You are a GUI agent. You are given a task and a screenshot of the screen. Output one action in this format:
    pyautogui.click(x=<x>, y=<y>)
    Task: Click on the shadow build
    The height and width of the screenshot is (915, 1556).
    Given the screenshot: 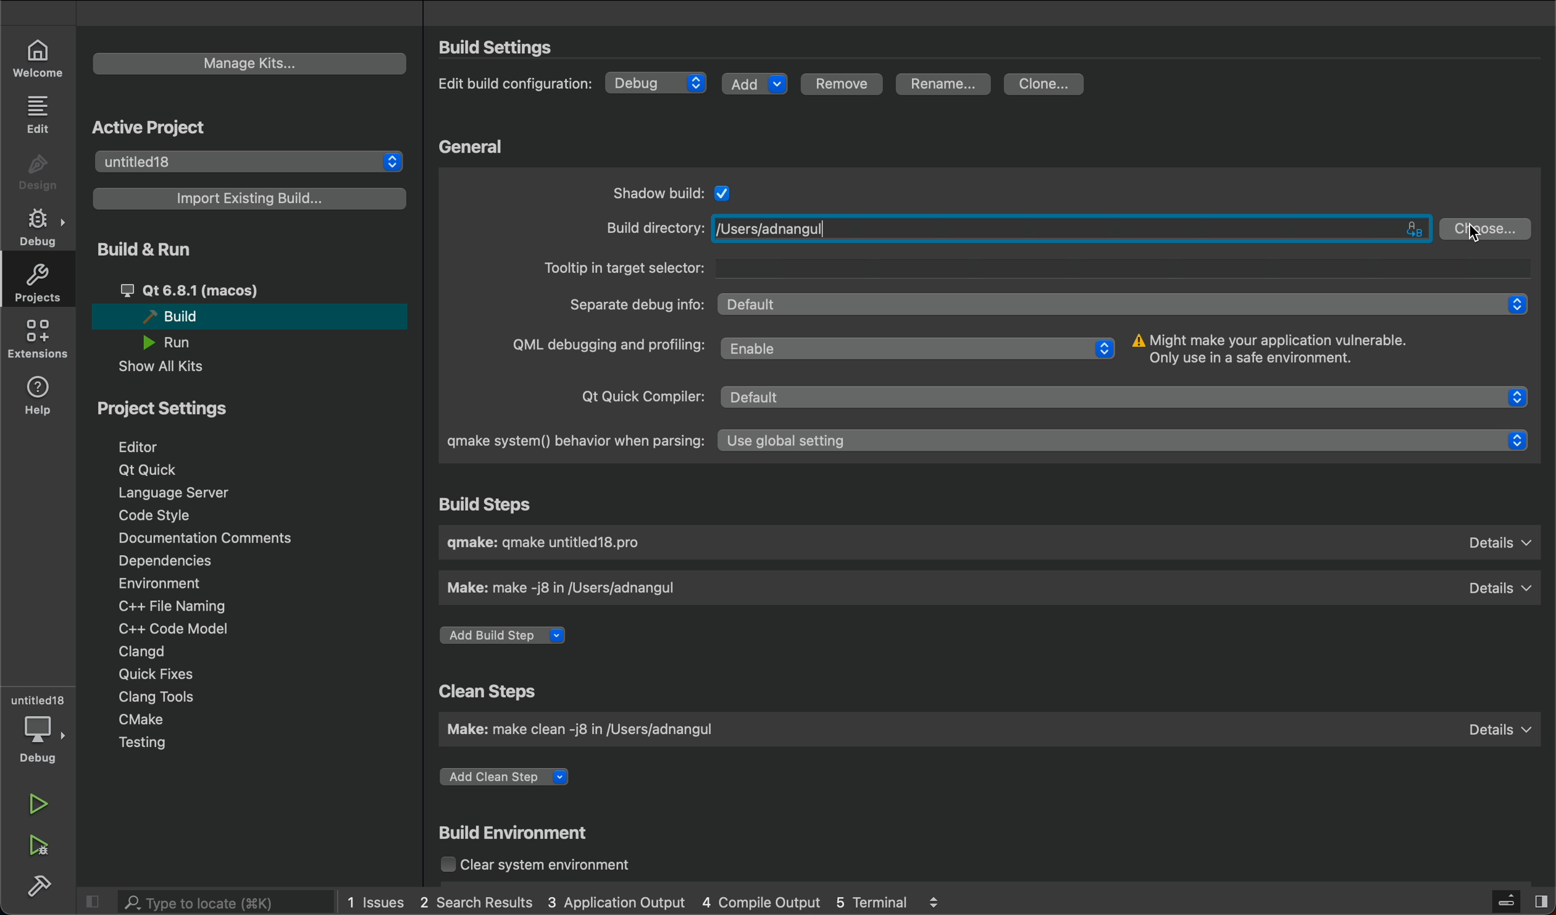 What is the action you would take?
    pyautogui.click(x=652, y=191)
    